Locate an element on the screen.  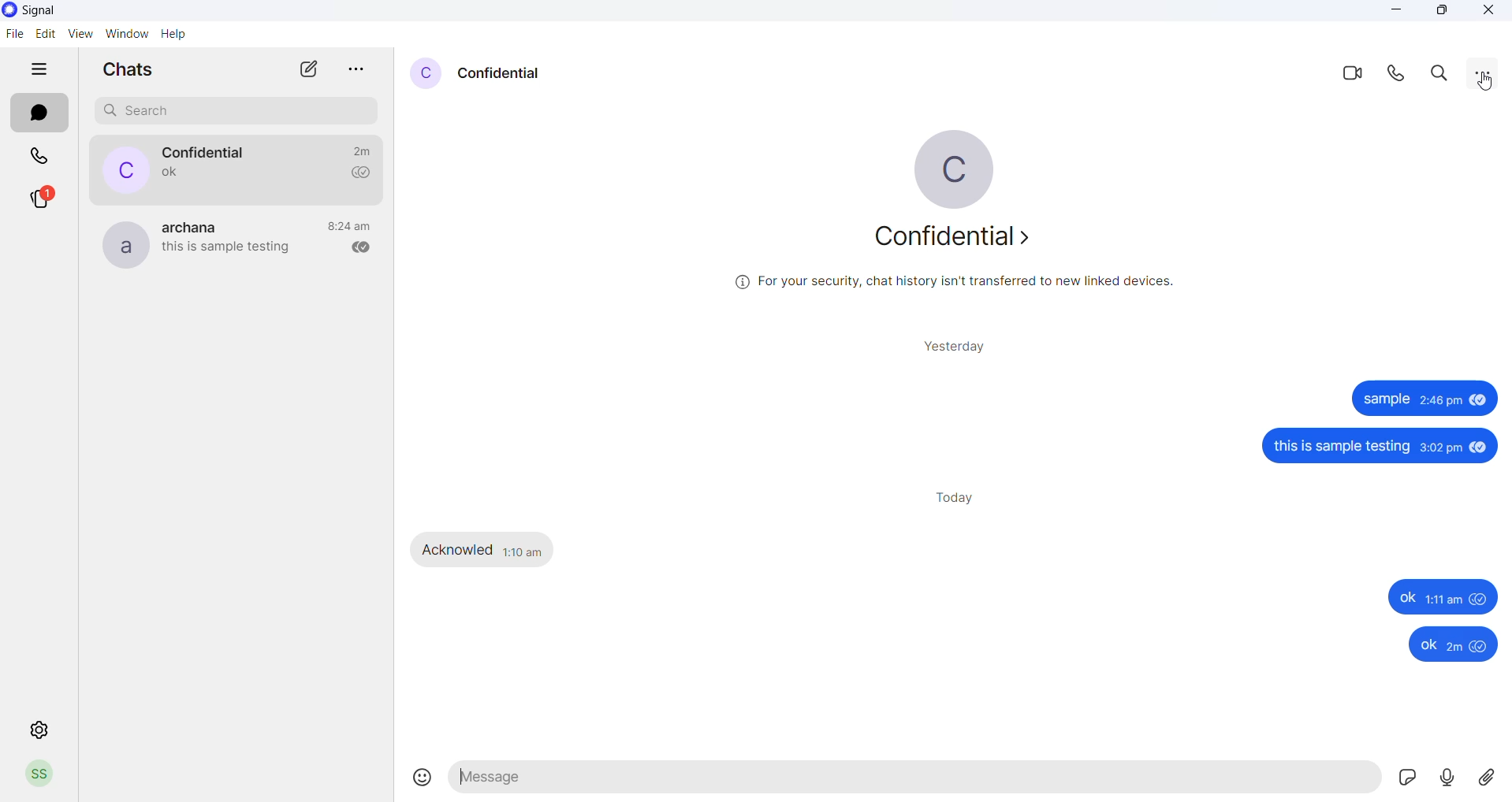
hide is located at coordinates (32, 69).